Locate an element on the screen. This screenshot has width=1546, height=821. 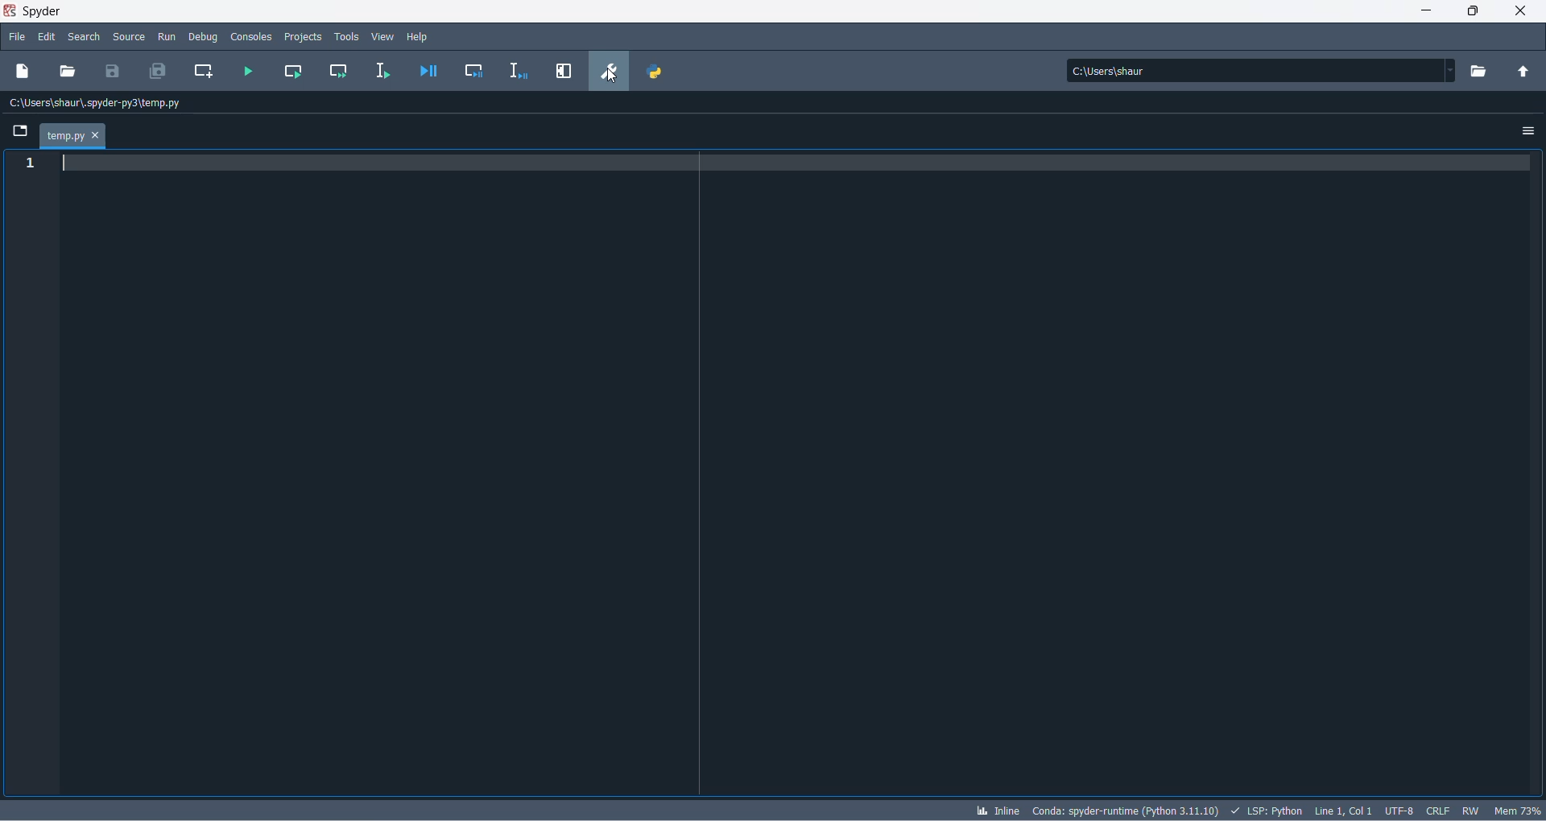
spyder version is located at coordinates (1123, 810).